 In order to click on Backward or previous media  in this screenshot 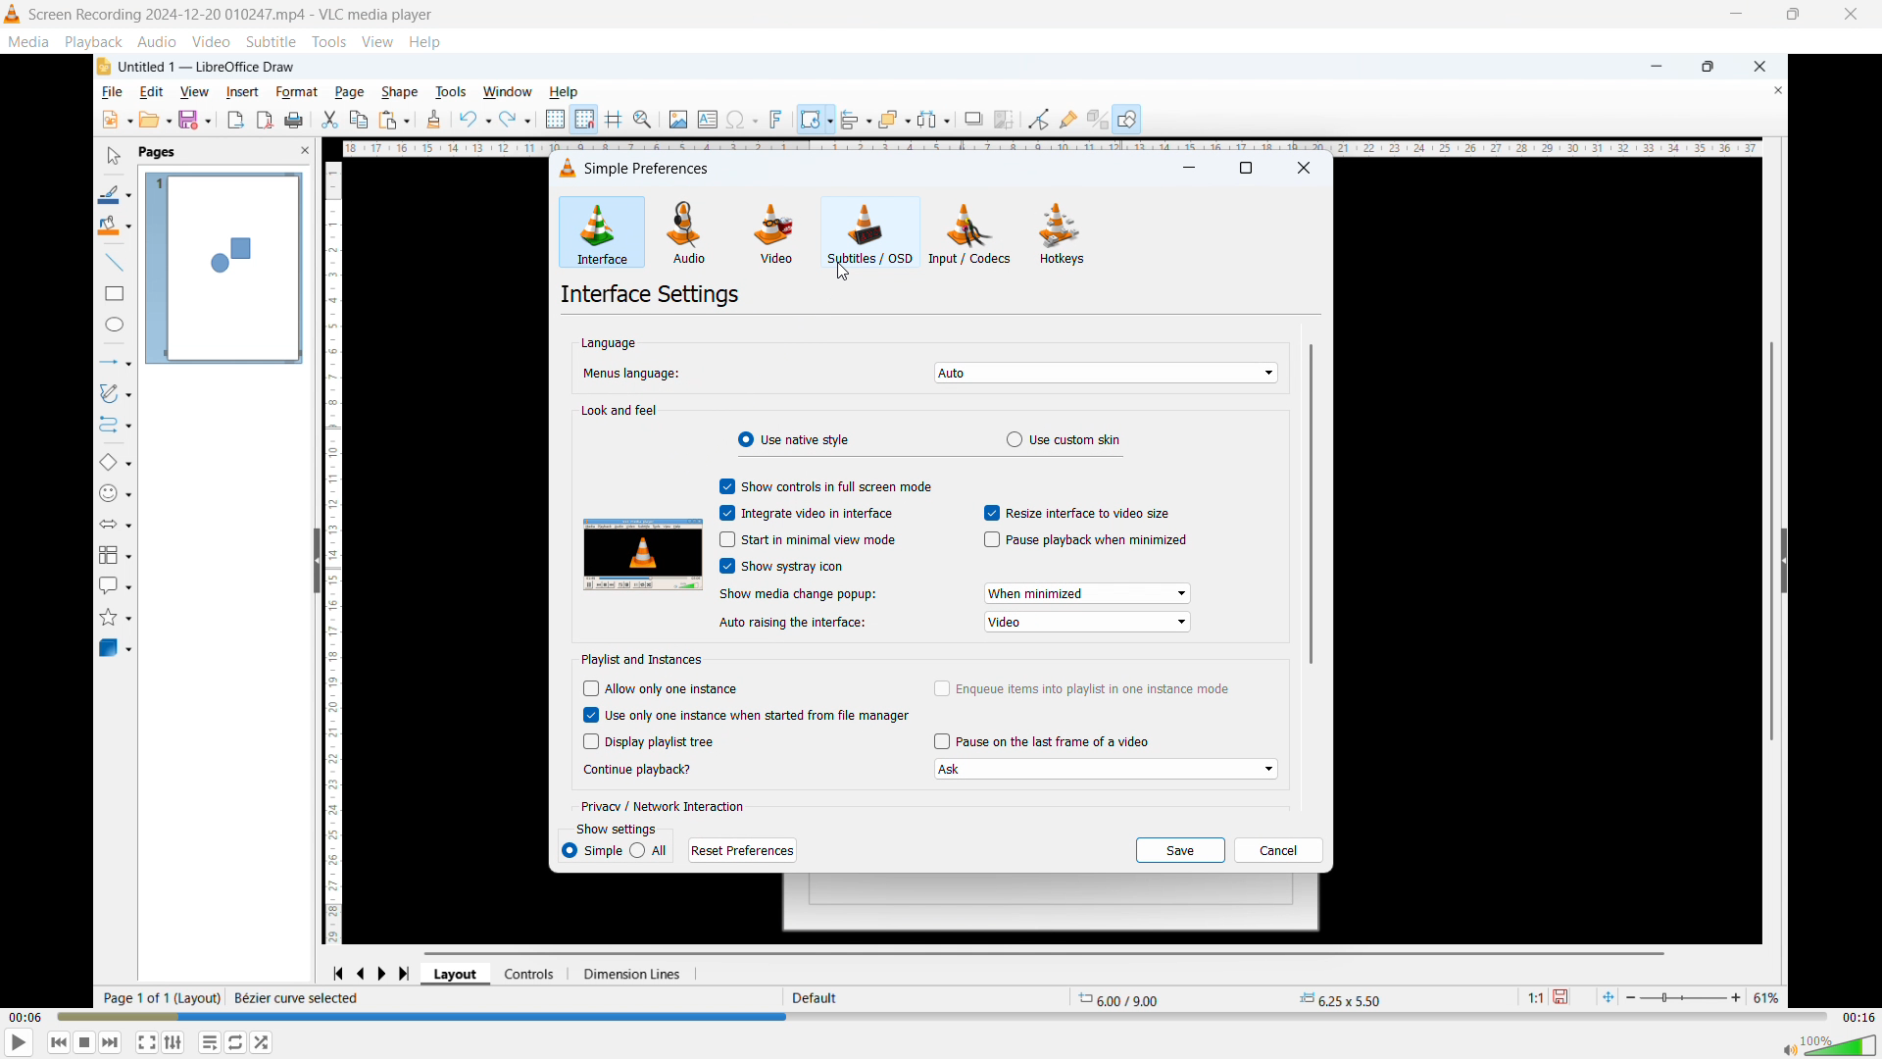, I will do `click(58, 1042)`.